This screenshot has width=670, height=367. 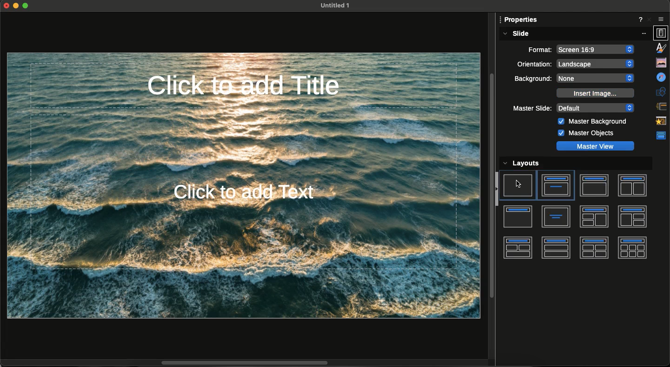 What do you see at coordinates (662, 49) in the screenshot?
I see `Styles` at bounding box center [662, 49].